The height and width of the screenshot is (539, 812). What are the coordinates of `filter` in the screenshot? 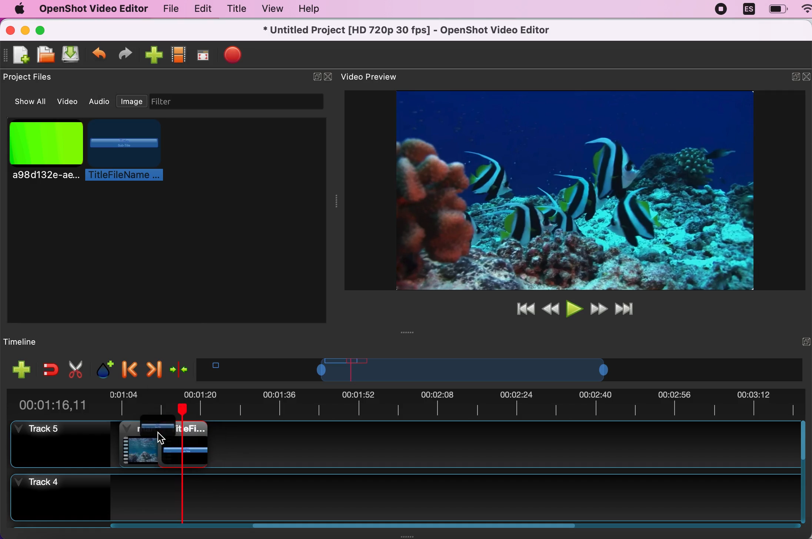 It's located at (243, 101).